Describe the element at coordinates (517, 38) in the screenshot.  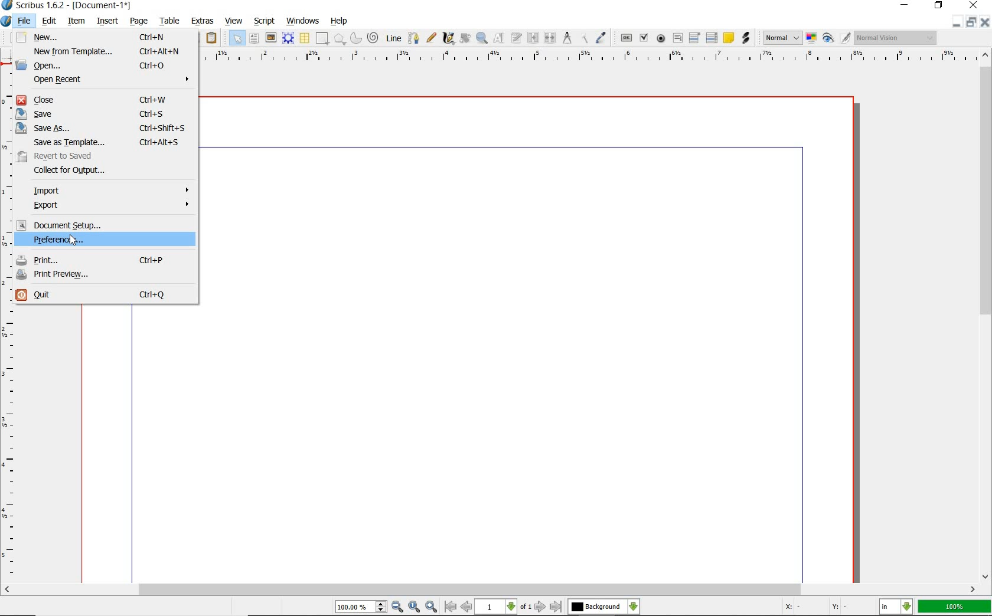
I see `edit text with story editor` at that location.